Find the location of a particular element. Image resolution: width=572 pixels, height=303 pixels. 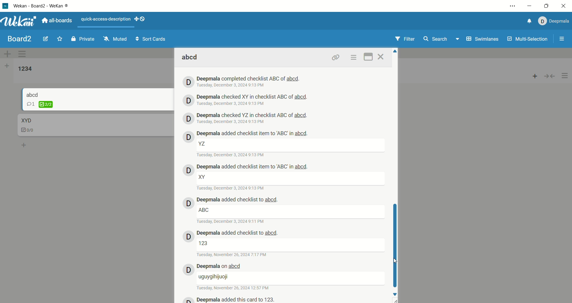

show-desktop-drag-handles is located at coordinates (141, 19).